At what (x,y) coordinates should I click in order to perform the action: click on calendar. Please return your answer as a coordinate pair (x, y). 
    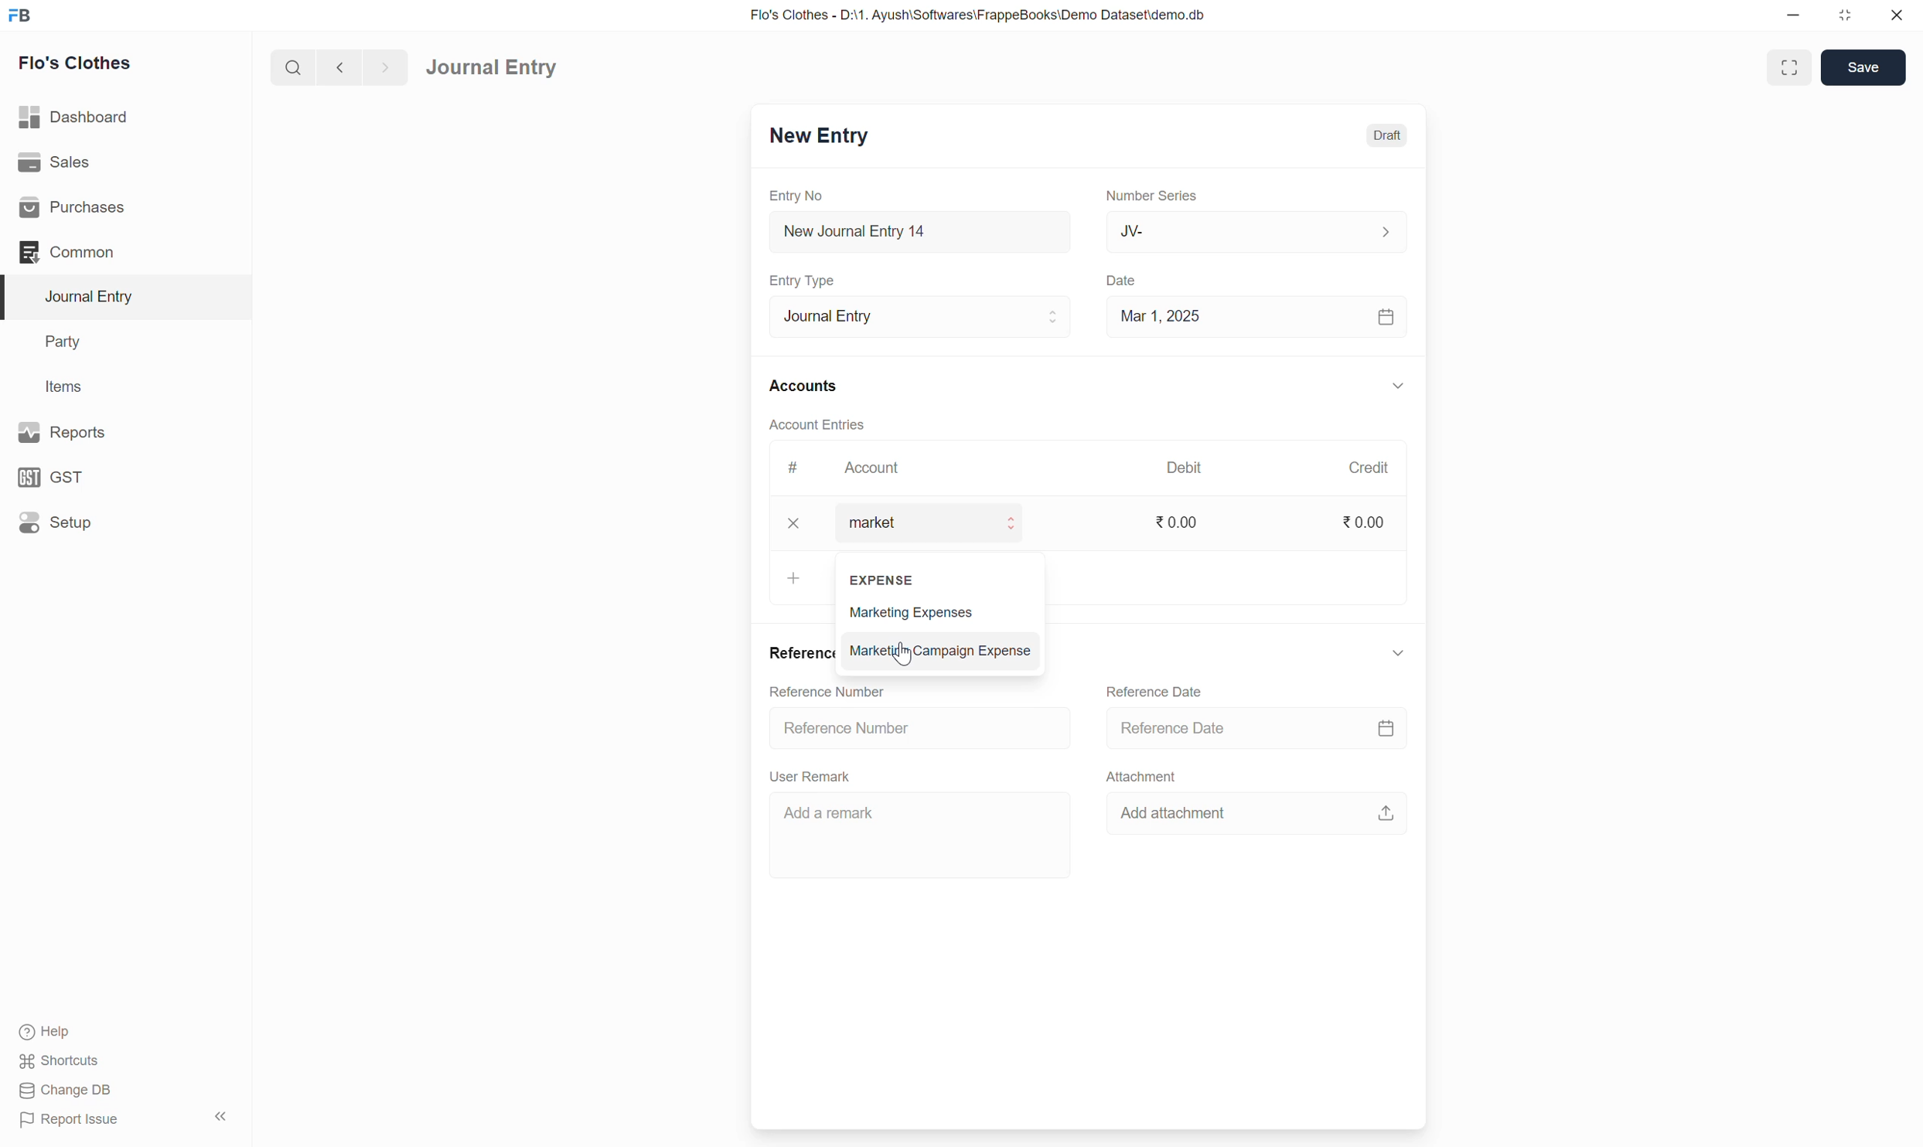
    Looking at the image, I should click on (1386, 728).